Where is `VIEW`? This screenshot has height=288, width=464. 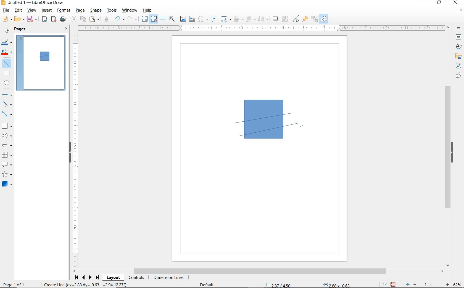 VIEW is located at coordinates (31, 10).